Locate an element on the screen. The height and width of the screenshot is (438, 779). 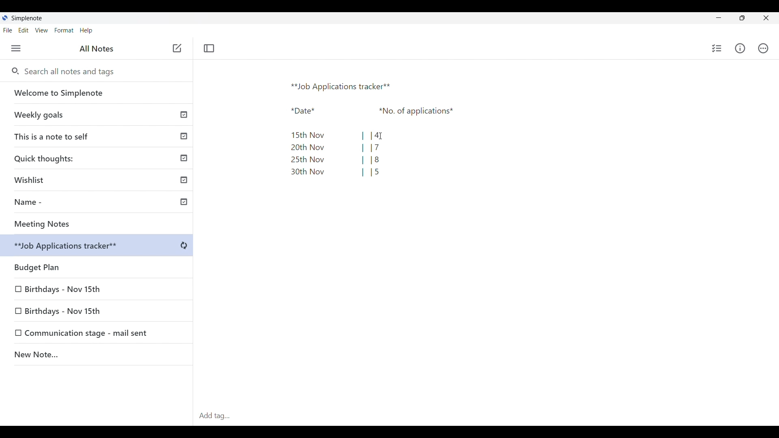
Format is located at coordinates (64, 30).